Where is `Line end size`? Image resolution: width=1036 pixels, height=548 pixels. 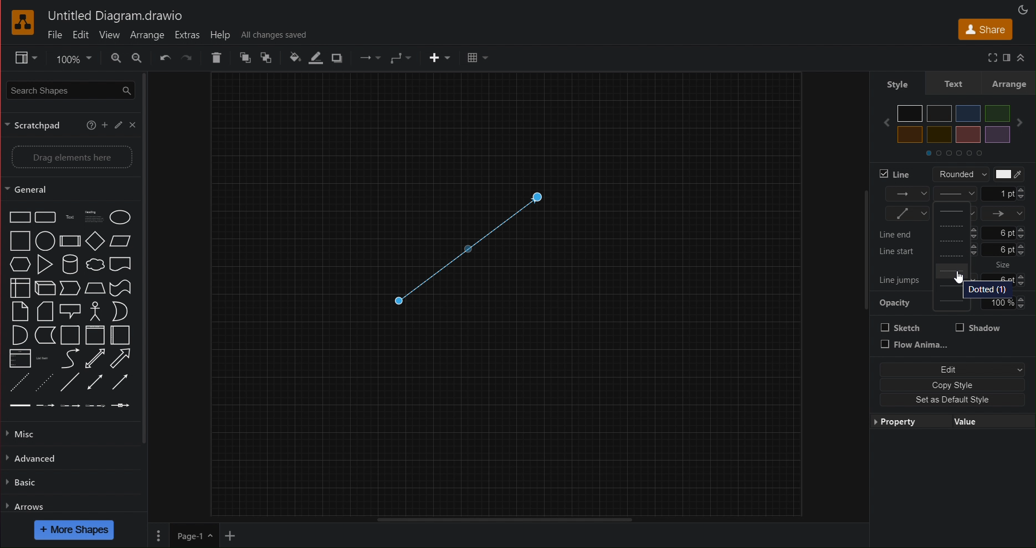
Line end size is located at coordinates (955, 232).